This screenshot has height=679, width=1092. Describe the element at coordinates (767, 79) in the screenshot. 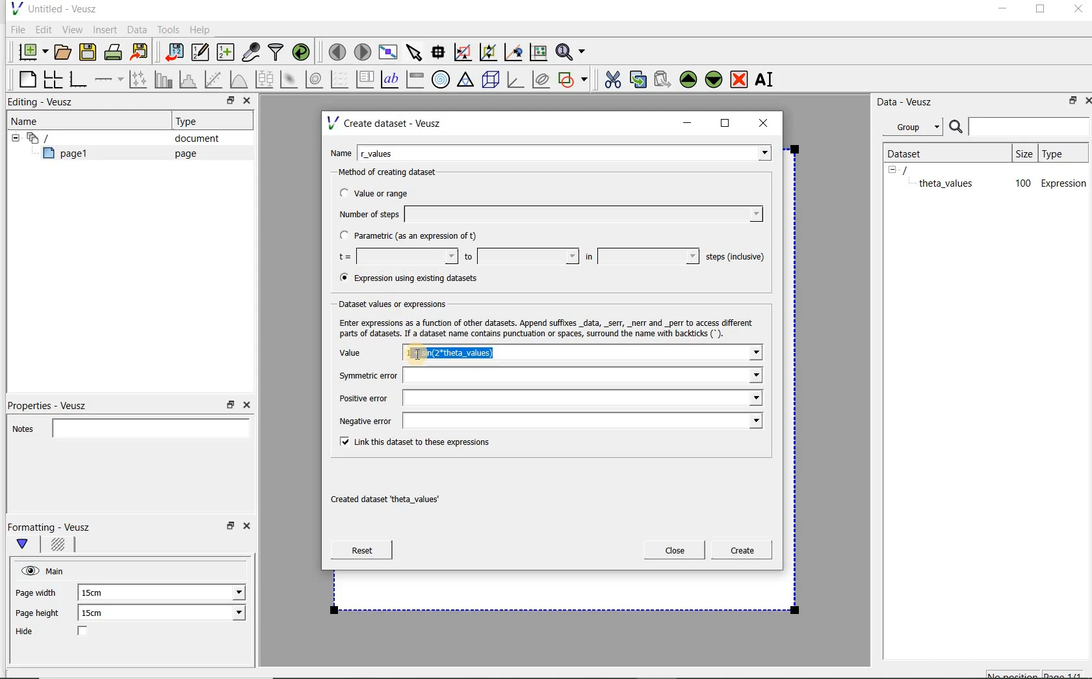

I see `rename the selected widget` at that location.